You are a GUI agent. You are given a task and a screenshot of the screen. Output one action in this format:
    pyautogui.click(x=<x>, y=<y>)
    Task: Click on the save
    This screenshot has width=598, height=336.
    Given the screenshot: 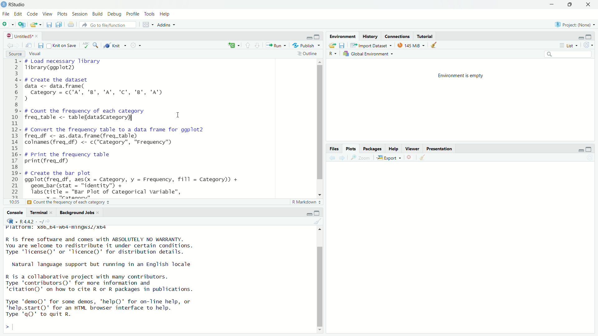 What is the action you would take?
    pyautogui.click(x=343, y=46)
    